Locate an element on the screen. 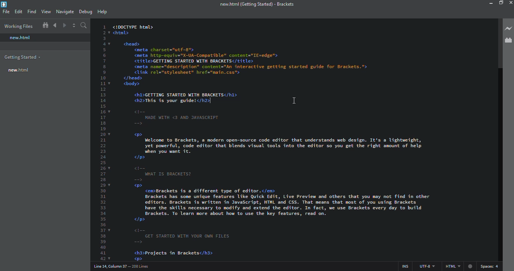  file is located at coordinates (6, 12).